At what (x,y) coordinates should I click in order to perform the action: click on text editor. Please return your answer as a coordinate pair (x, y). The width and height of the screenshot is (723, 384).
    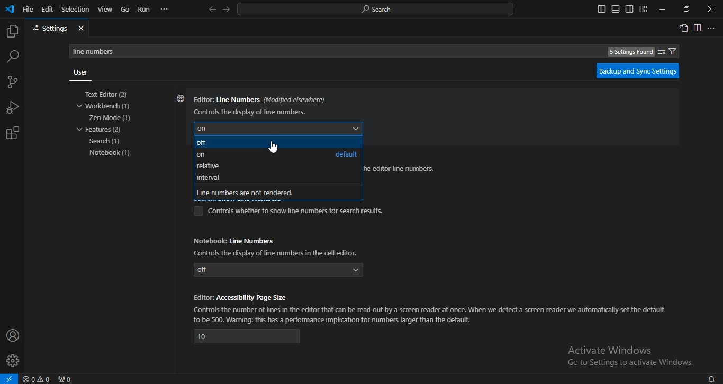
    Looking at the image, I should click on (109, 95).